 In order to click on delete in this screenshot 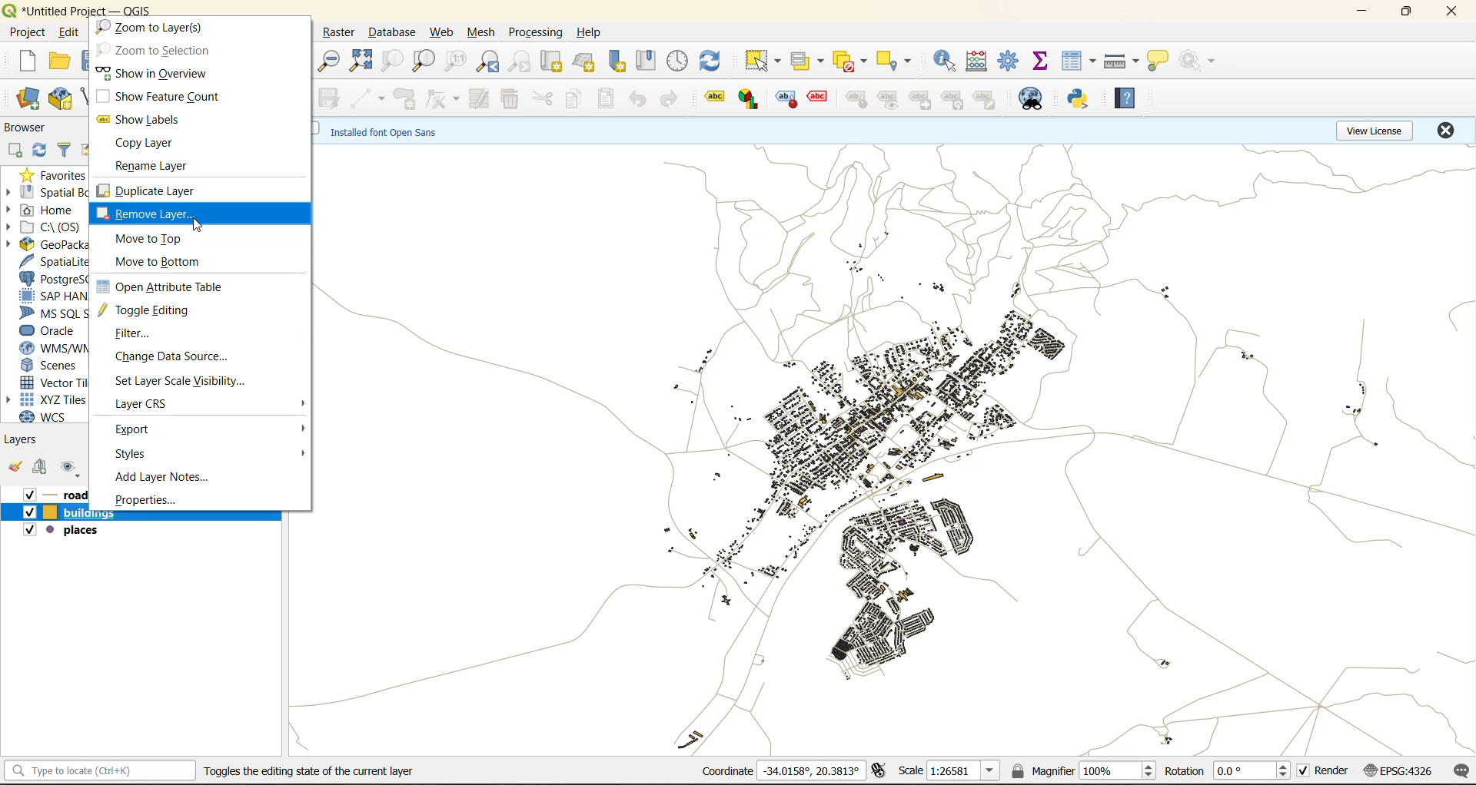, I will do `click(507, 98)`.